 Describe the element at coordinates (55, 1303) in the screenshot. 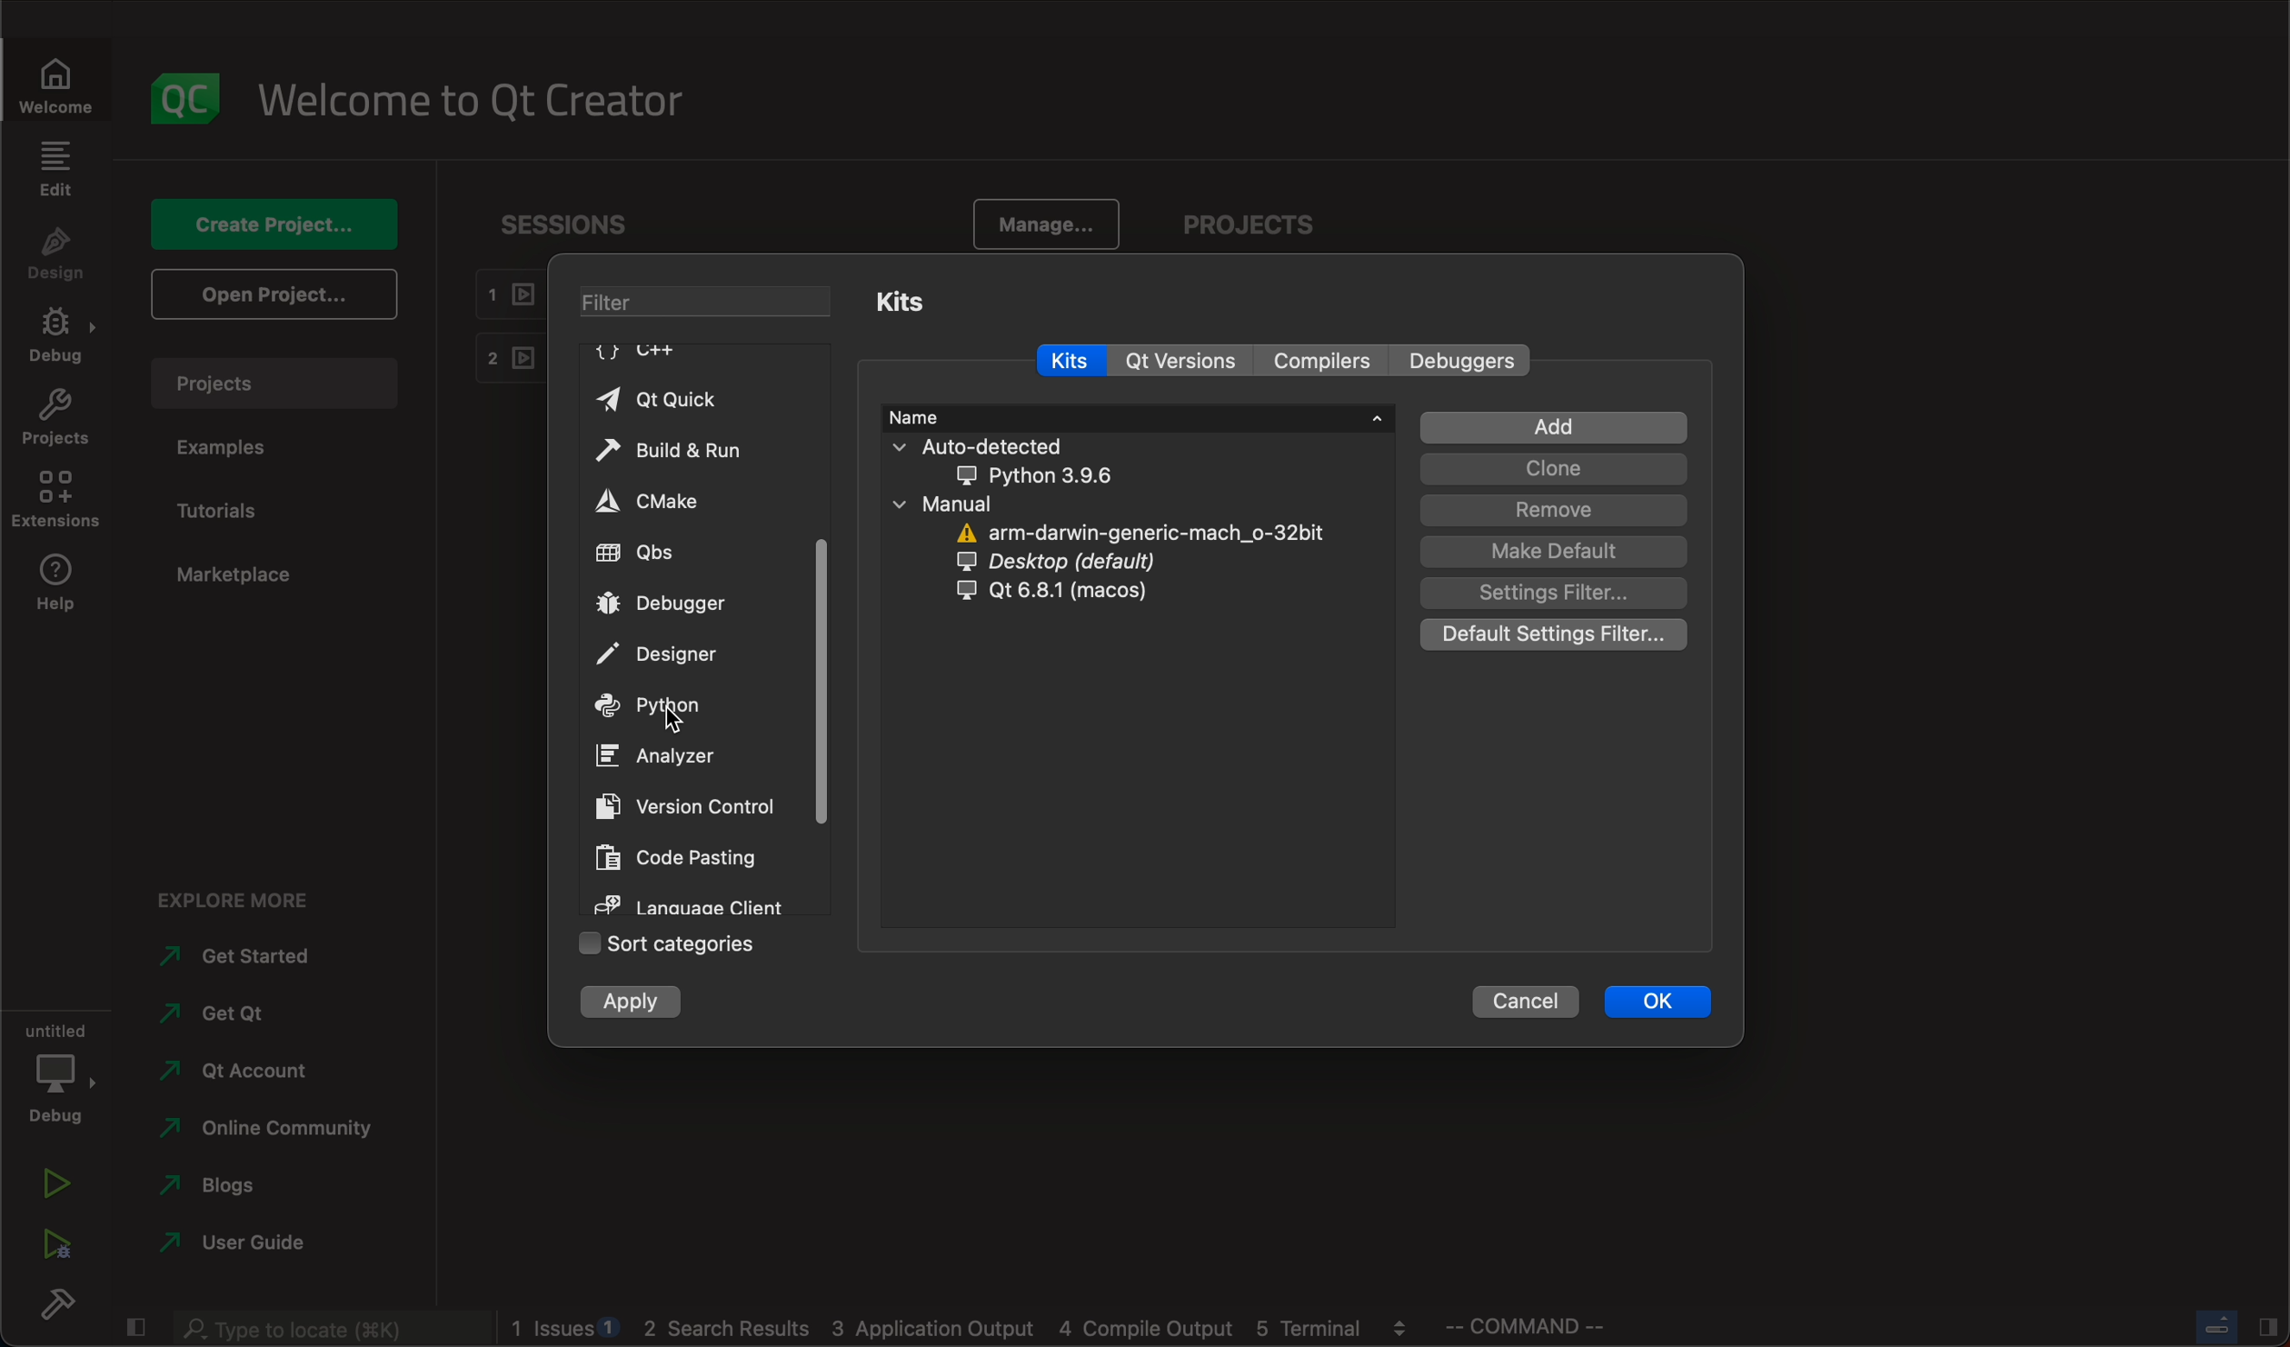

I see `build` at that location.